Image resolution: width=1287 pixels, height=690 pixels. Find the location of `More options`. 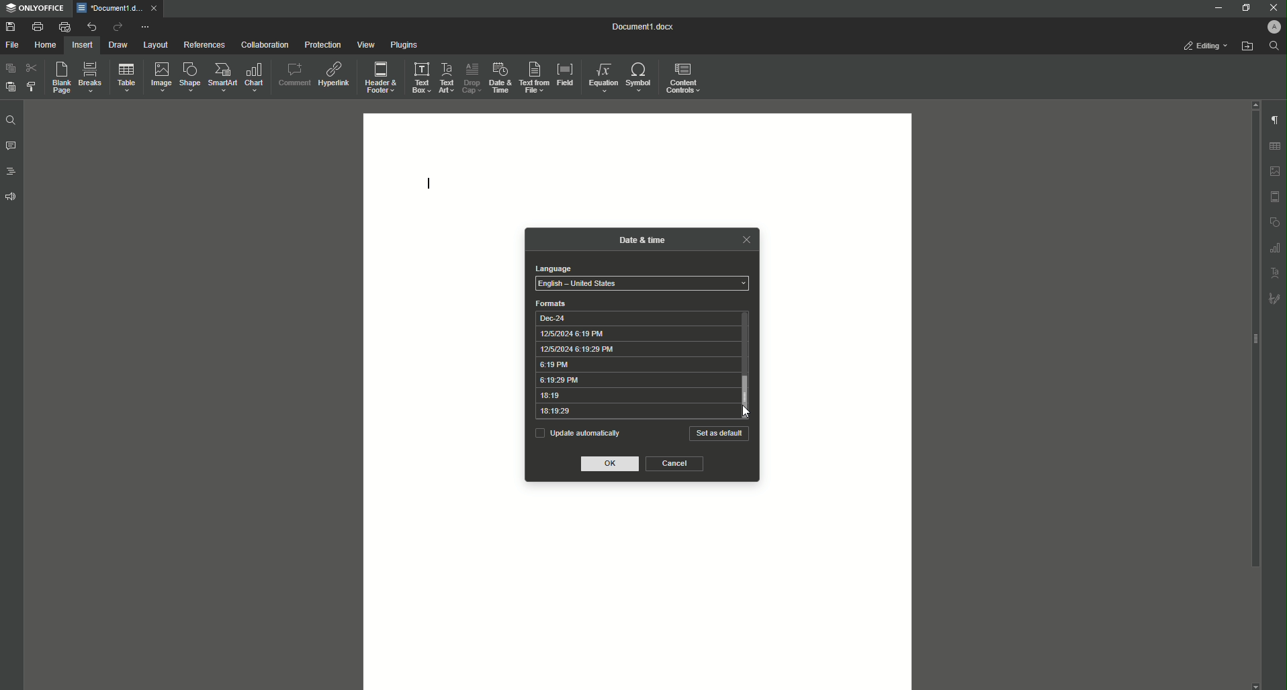

More options is located at coordinates (146, 27).